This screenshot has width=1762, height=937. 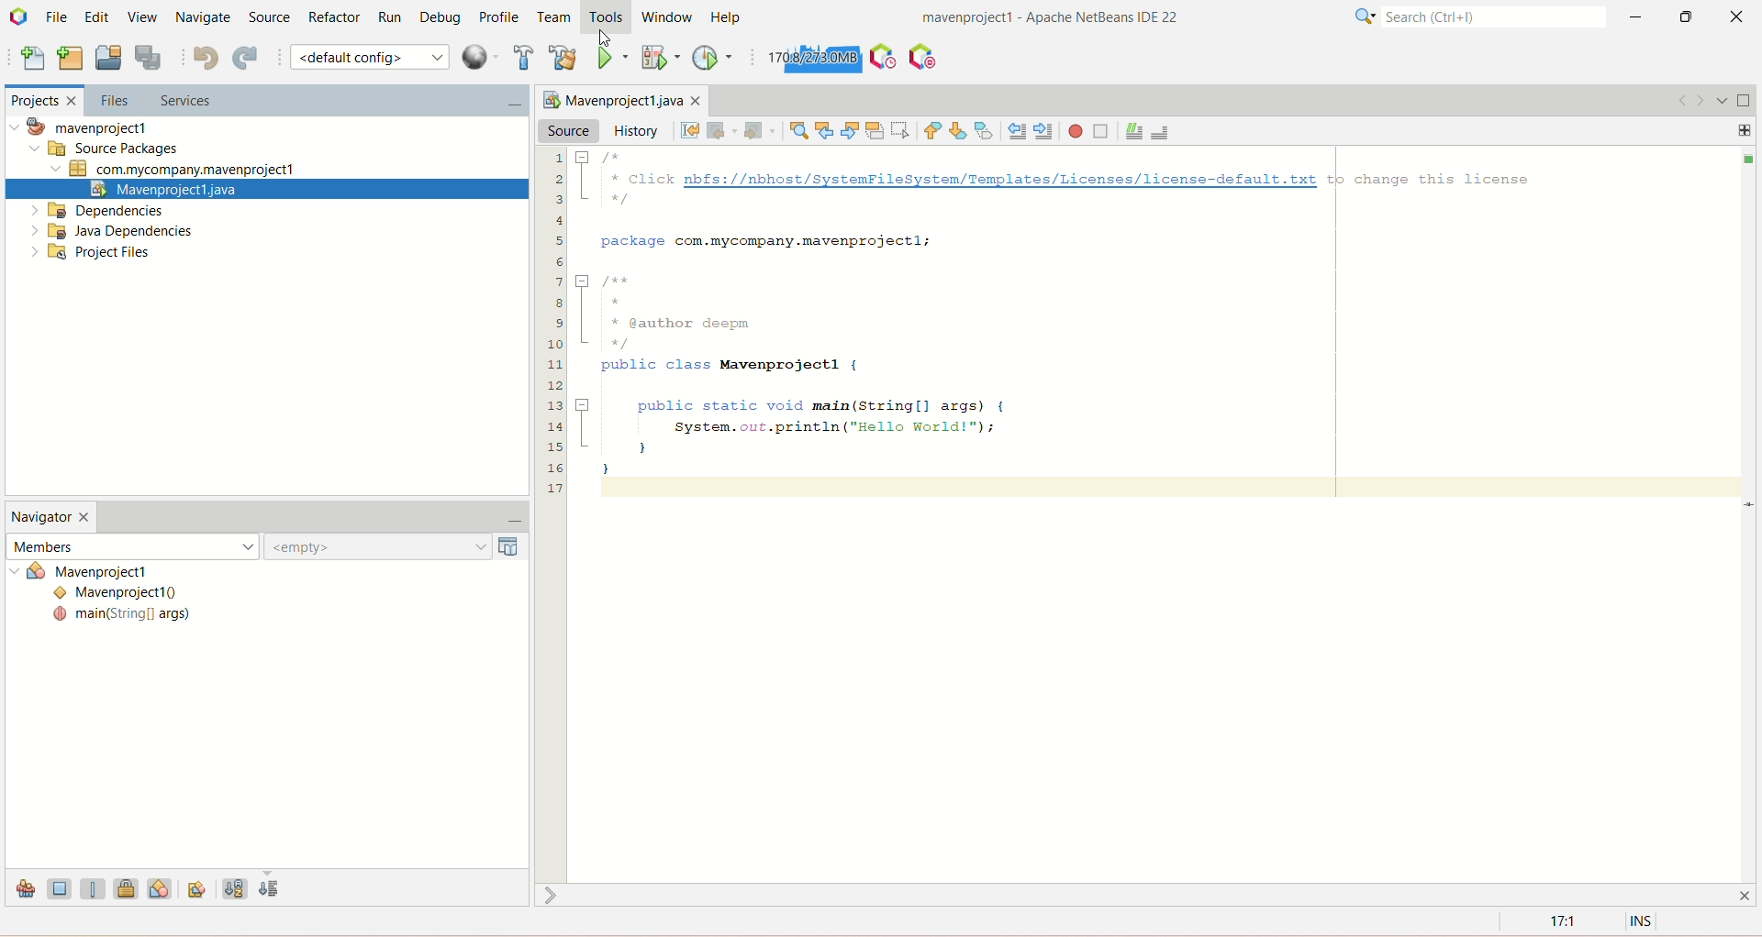 I want to click on edit, so click(x=95, y=17).